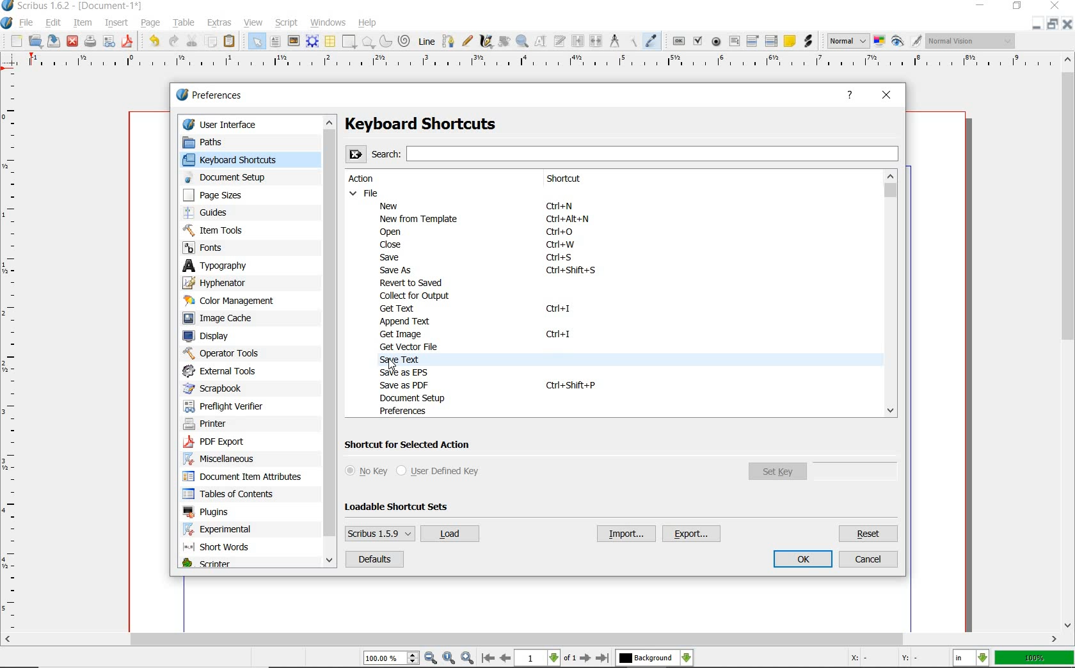 The height and width of the screenshot is (668, 1075). What do you see at coordinates (625, 534) in the screenshot?
I see `import` at bounding box center [625, 534].